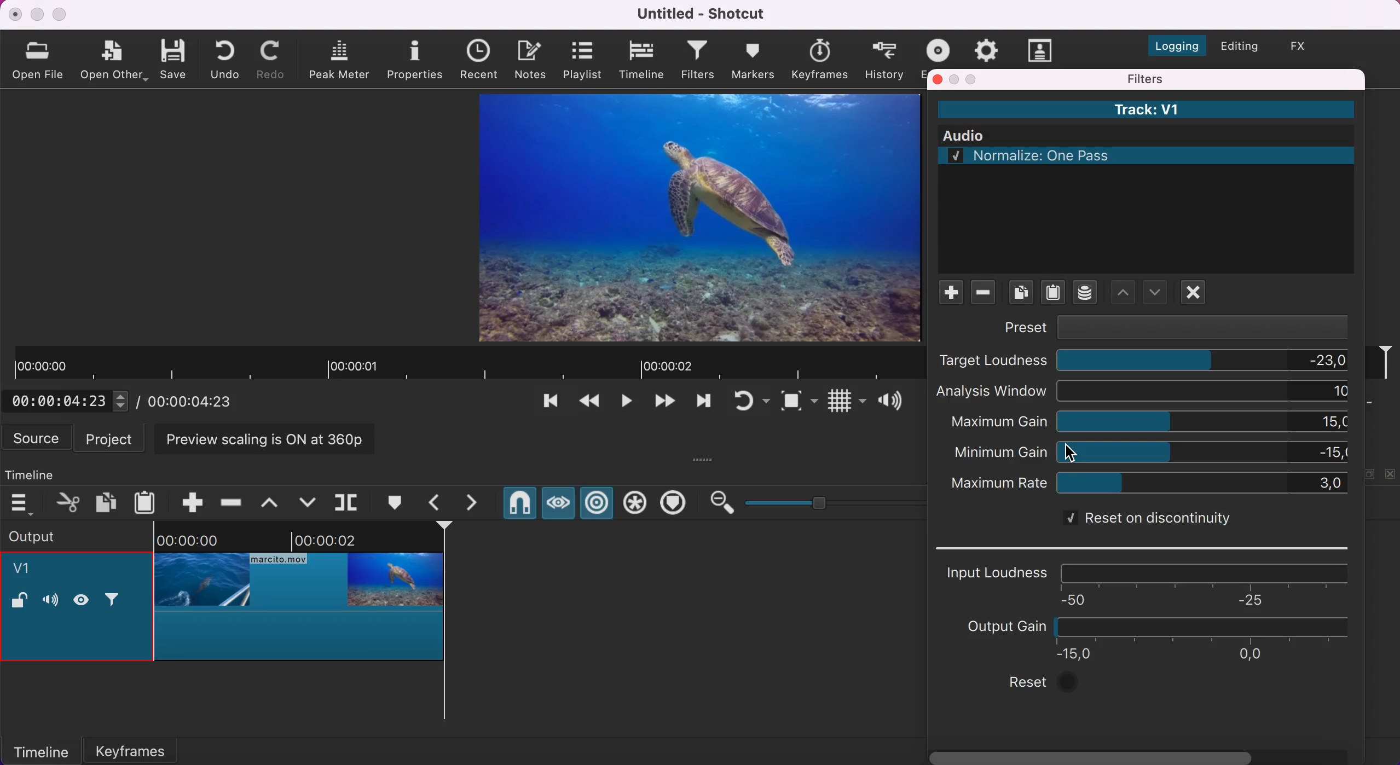 The width and height of the screenshot is (1400, 765). Describe the element at coordinates (947, 293) in the screenshot. I see `add filter` at that location.